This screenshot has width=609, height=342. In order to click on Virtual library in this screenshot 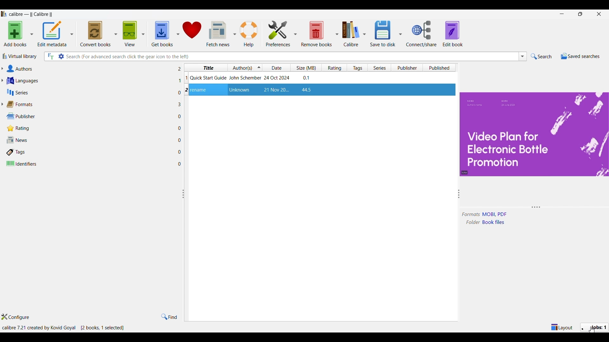, I will do `click(20, 56)`.